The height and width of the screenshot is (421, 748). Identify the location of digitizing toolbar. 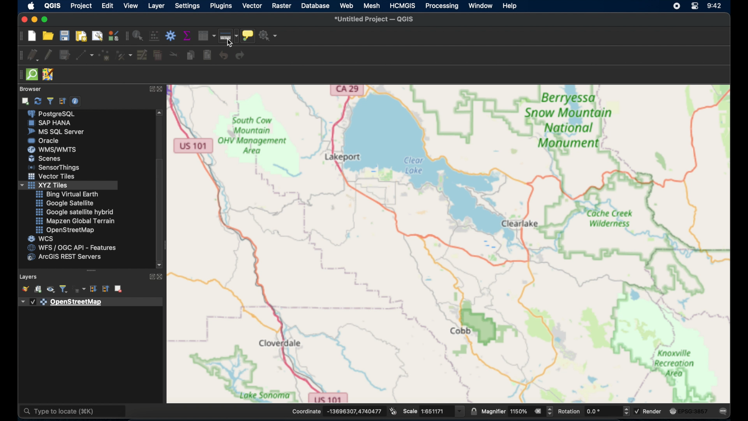
(18, 57).